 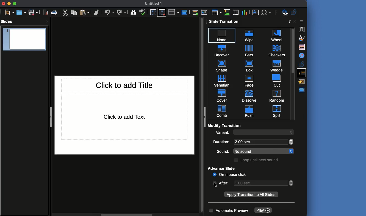 What do you see at coordinates (294, 12) in the screenshot?
I see `Shapes` at bounding box center [294, 12].